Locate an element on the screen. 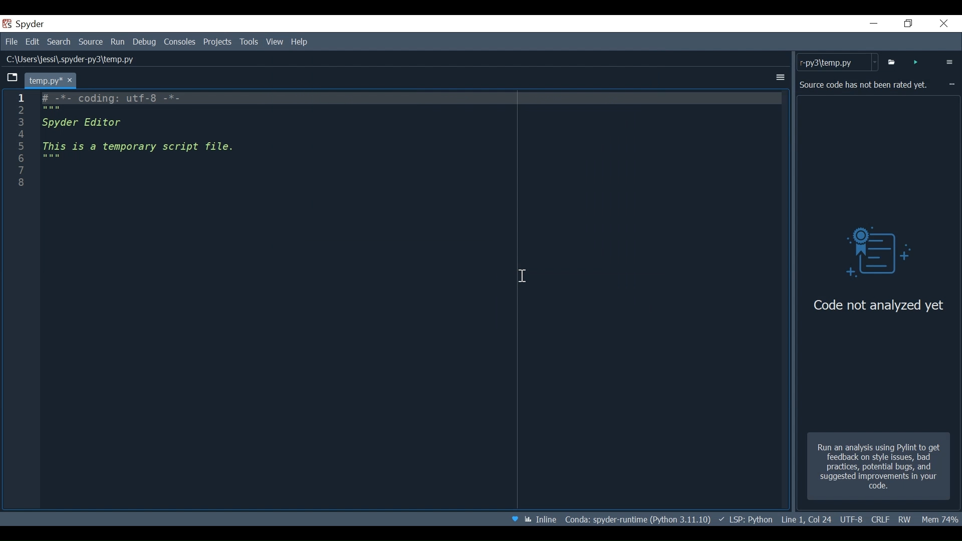 The width and height of the screenshot is (962, 541). current file tab is located at coordinates (52, 79).